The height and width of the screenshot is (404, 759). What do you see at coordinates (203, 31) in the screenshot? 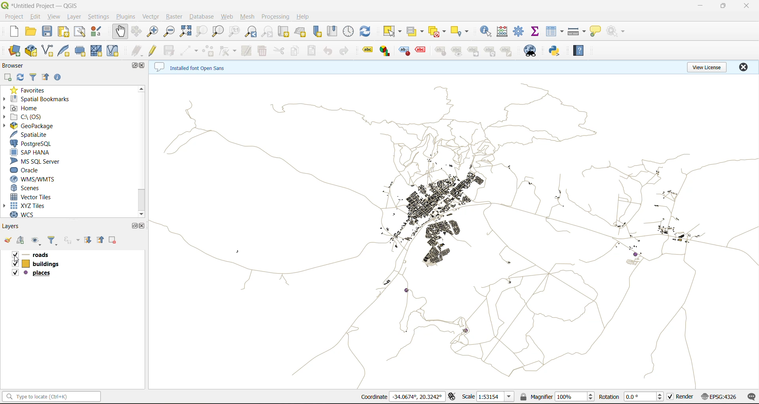
I see `zoom selection` at bounding box center [203, 31].